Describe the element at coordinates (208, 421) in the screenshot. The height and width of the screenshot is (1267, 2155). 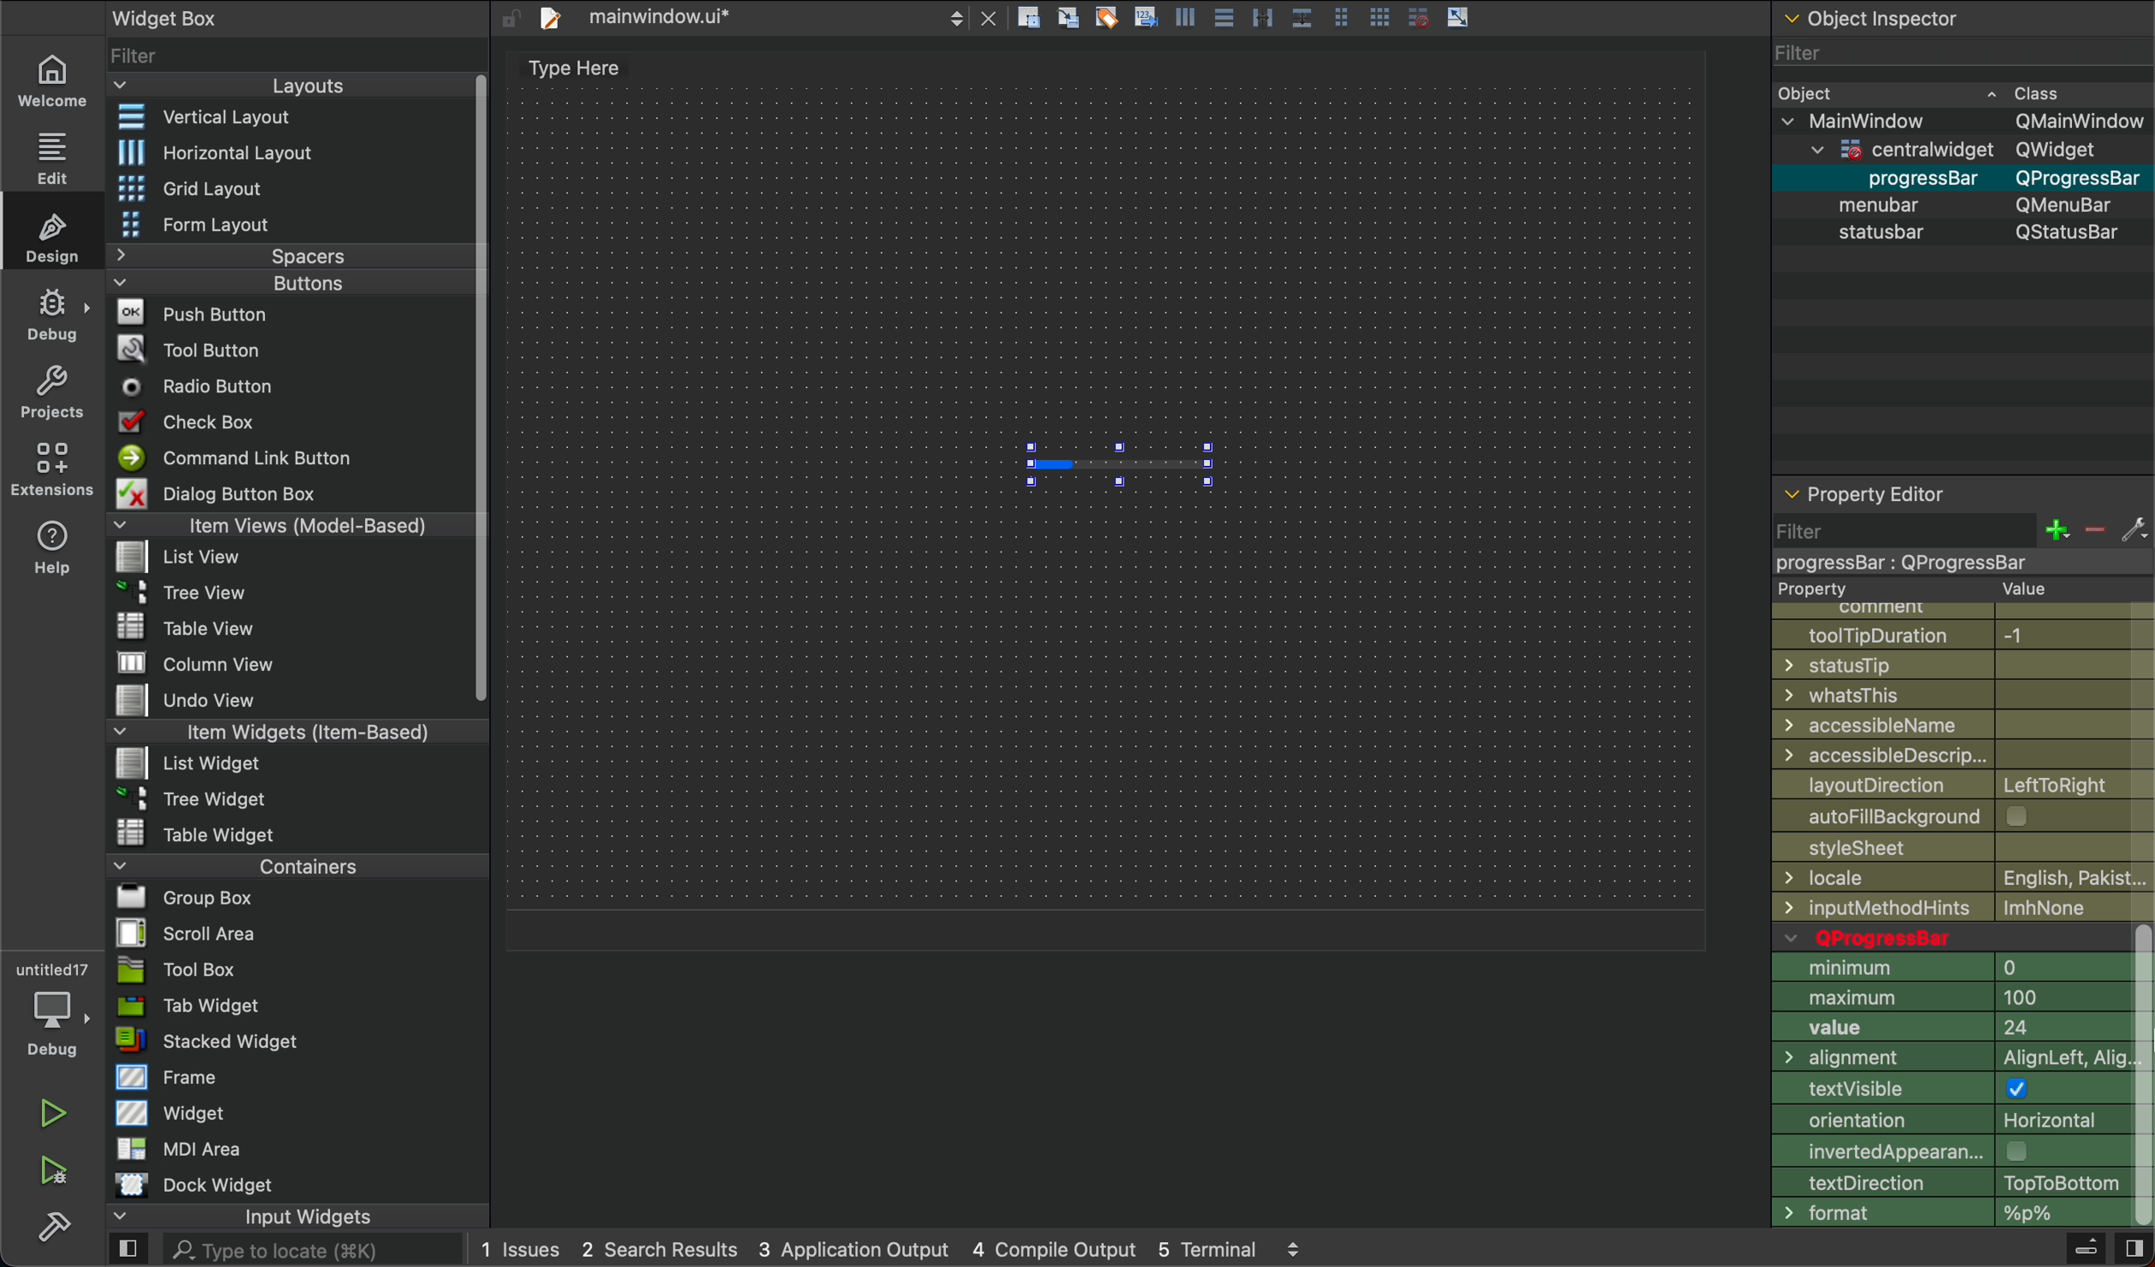
I see `Check Box` at that location.